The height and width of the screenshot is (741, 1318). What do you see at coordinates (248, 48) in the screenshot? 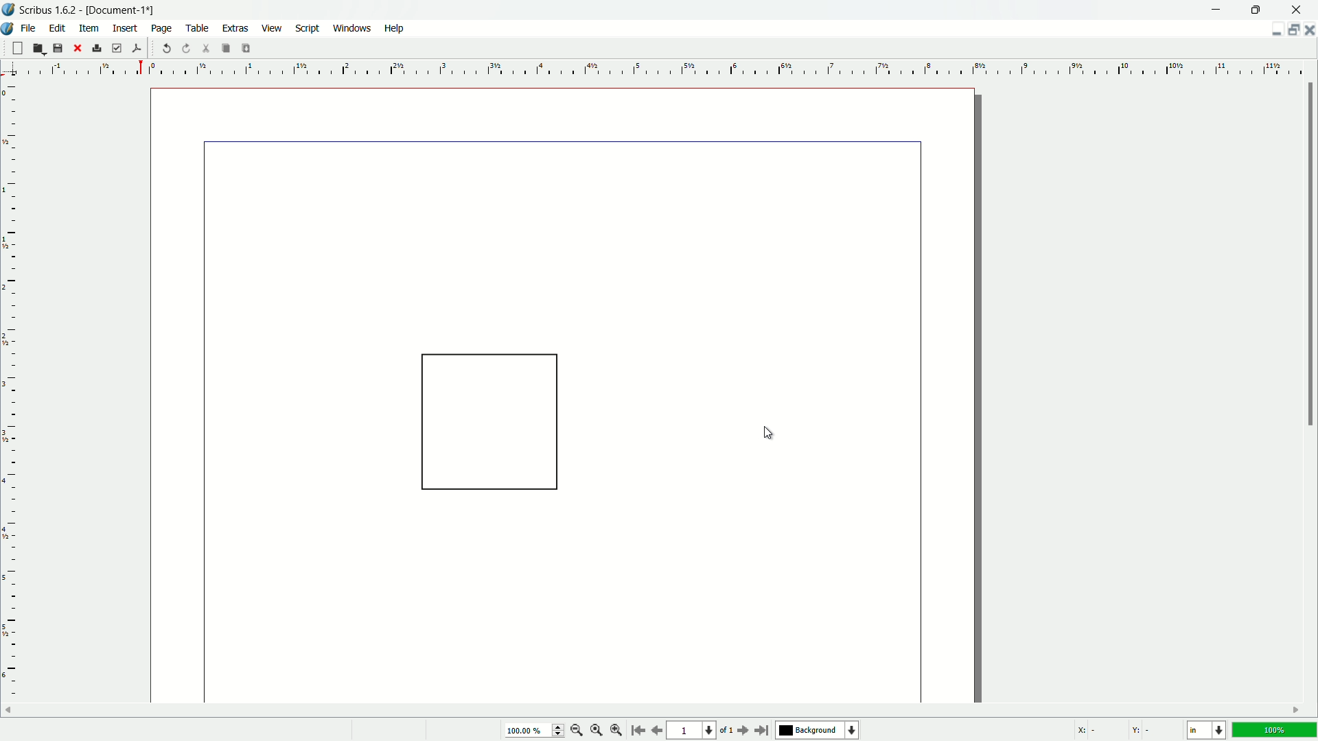
I see `paste` at bounding box center [248, 48].